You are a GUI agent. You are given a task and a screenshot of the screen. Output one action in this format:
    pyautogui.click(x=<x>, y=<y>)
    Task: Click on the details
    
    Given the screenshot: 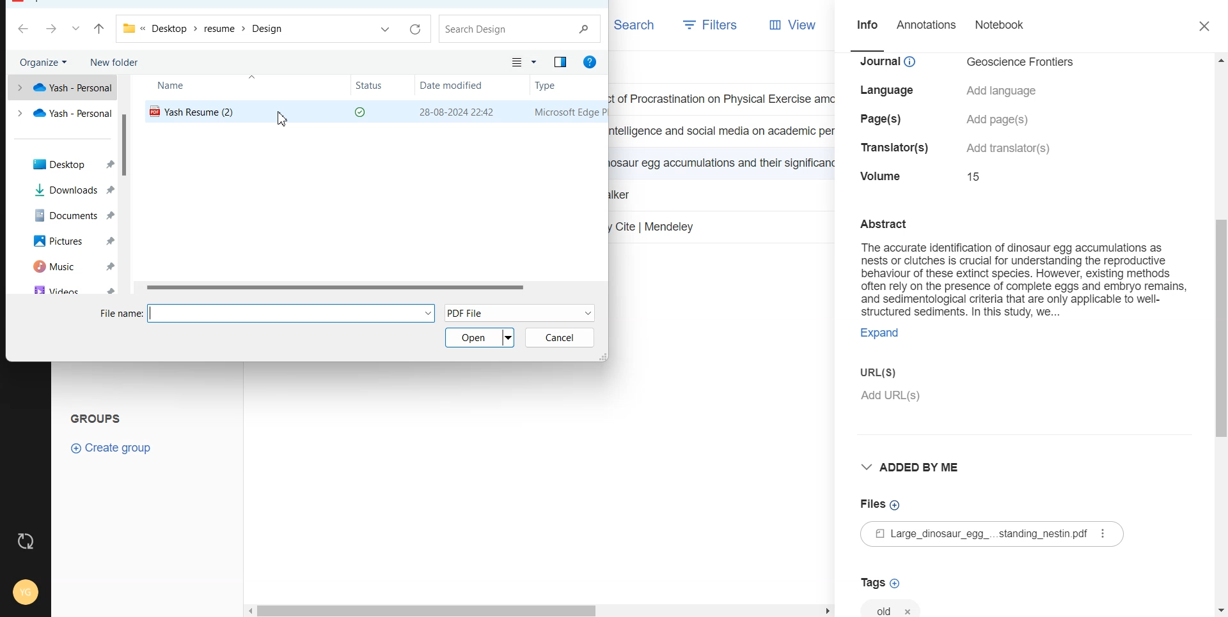 What is the action you would take?
    pyautogui.click(x=892, y=63)
    